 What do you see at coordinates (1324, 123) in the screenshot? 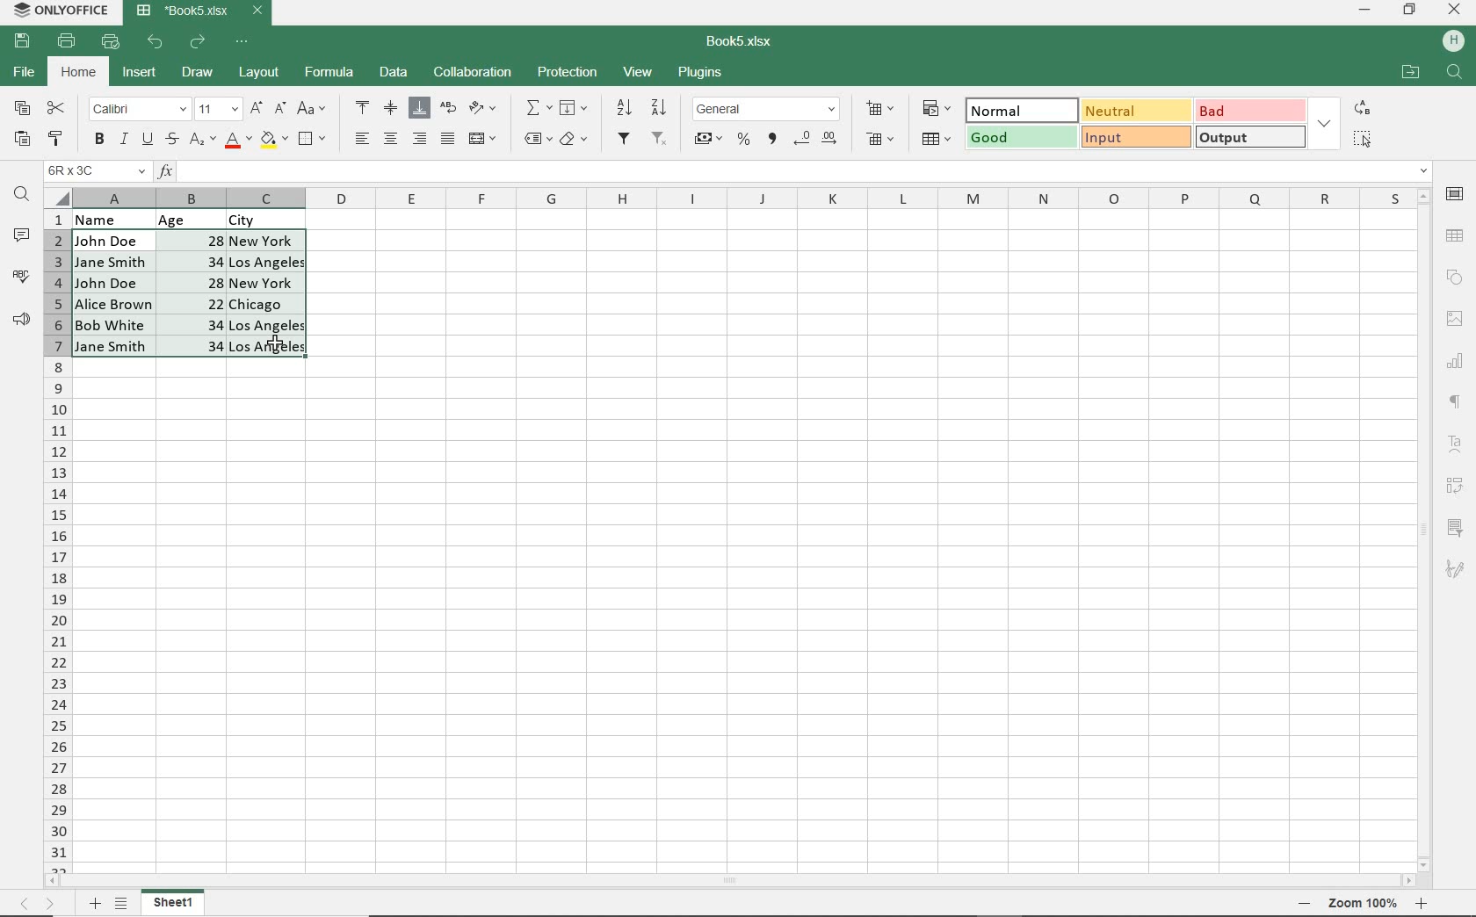
I see `EXPAND` at bounding box center [1324, 123].